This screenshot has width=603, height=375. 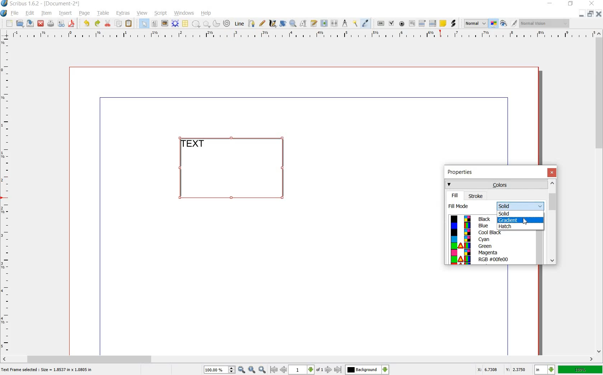 I want to click on page, so click(x=85, y=14).